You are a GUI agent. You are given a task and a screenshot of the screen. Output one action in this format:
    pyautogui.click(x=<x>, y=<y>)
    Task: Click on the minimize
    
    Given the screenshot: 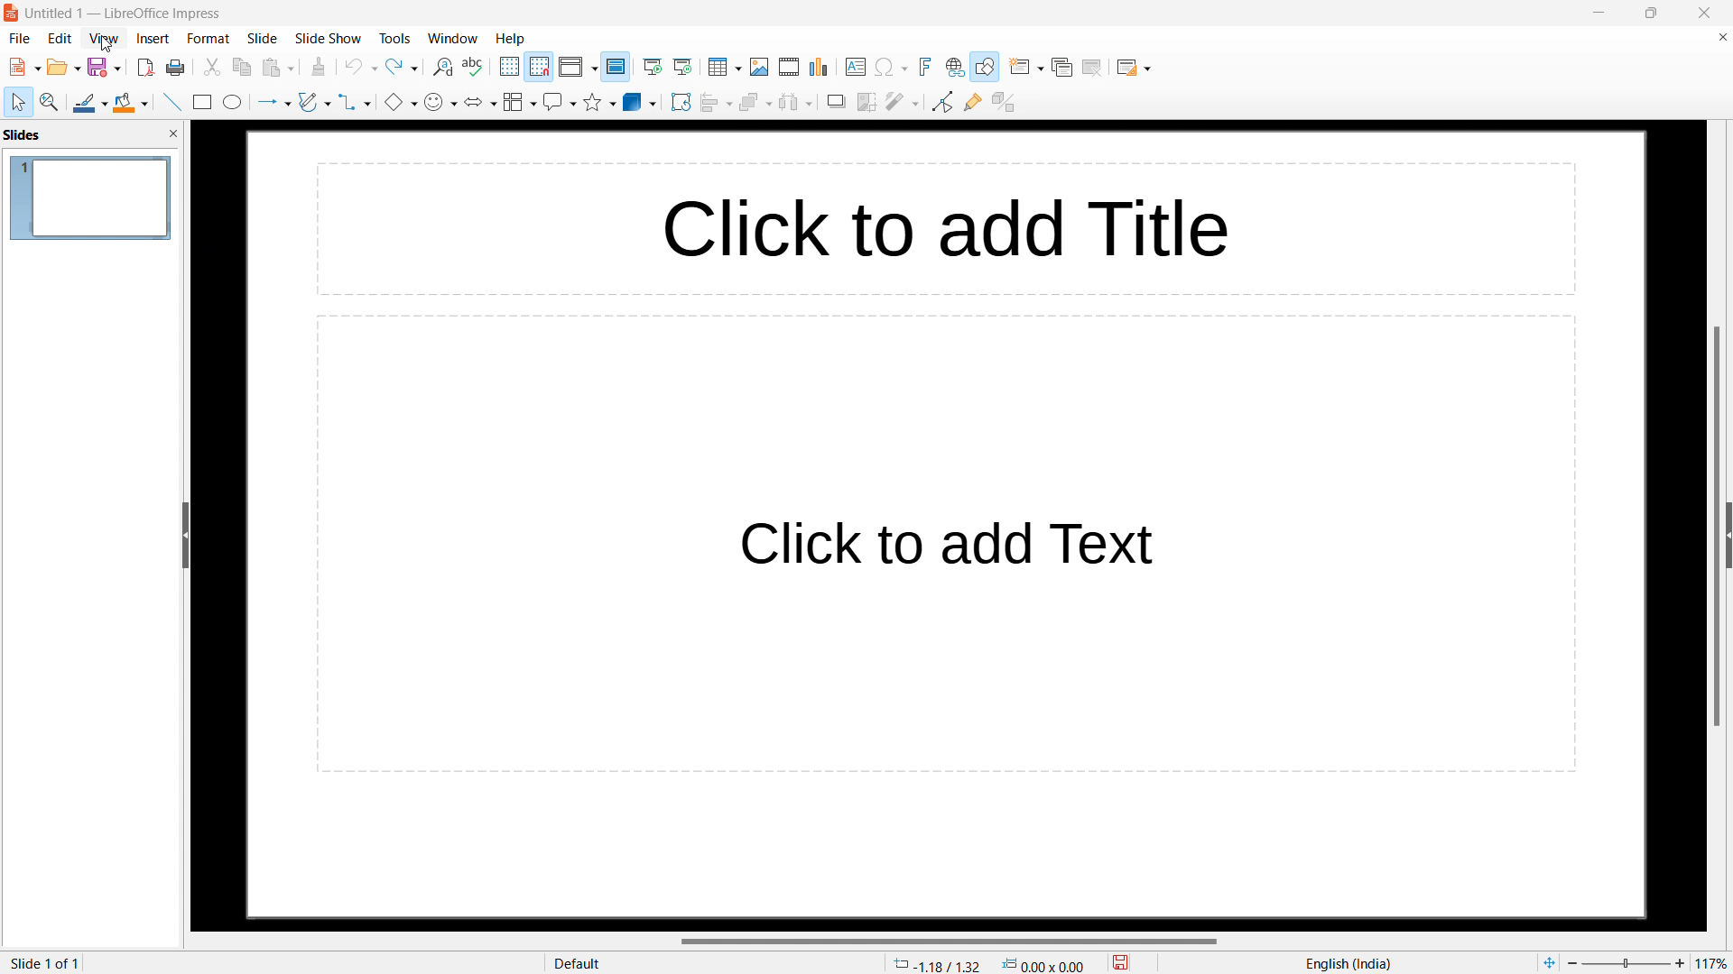 What is the action you would take?
    pyautogui.click(x=1599, y=13)
    